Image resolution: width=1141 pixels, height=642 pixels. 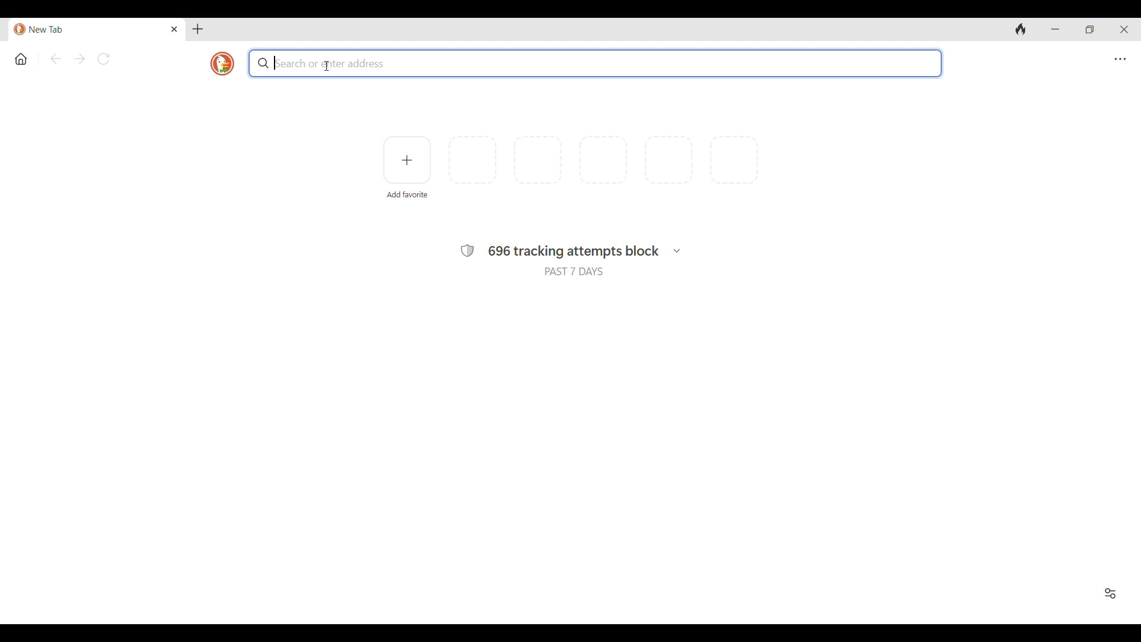 What do you see at coordinates (104, 59) in the screenshot?
I see `Reload page` at bounding box center [104, 59].